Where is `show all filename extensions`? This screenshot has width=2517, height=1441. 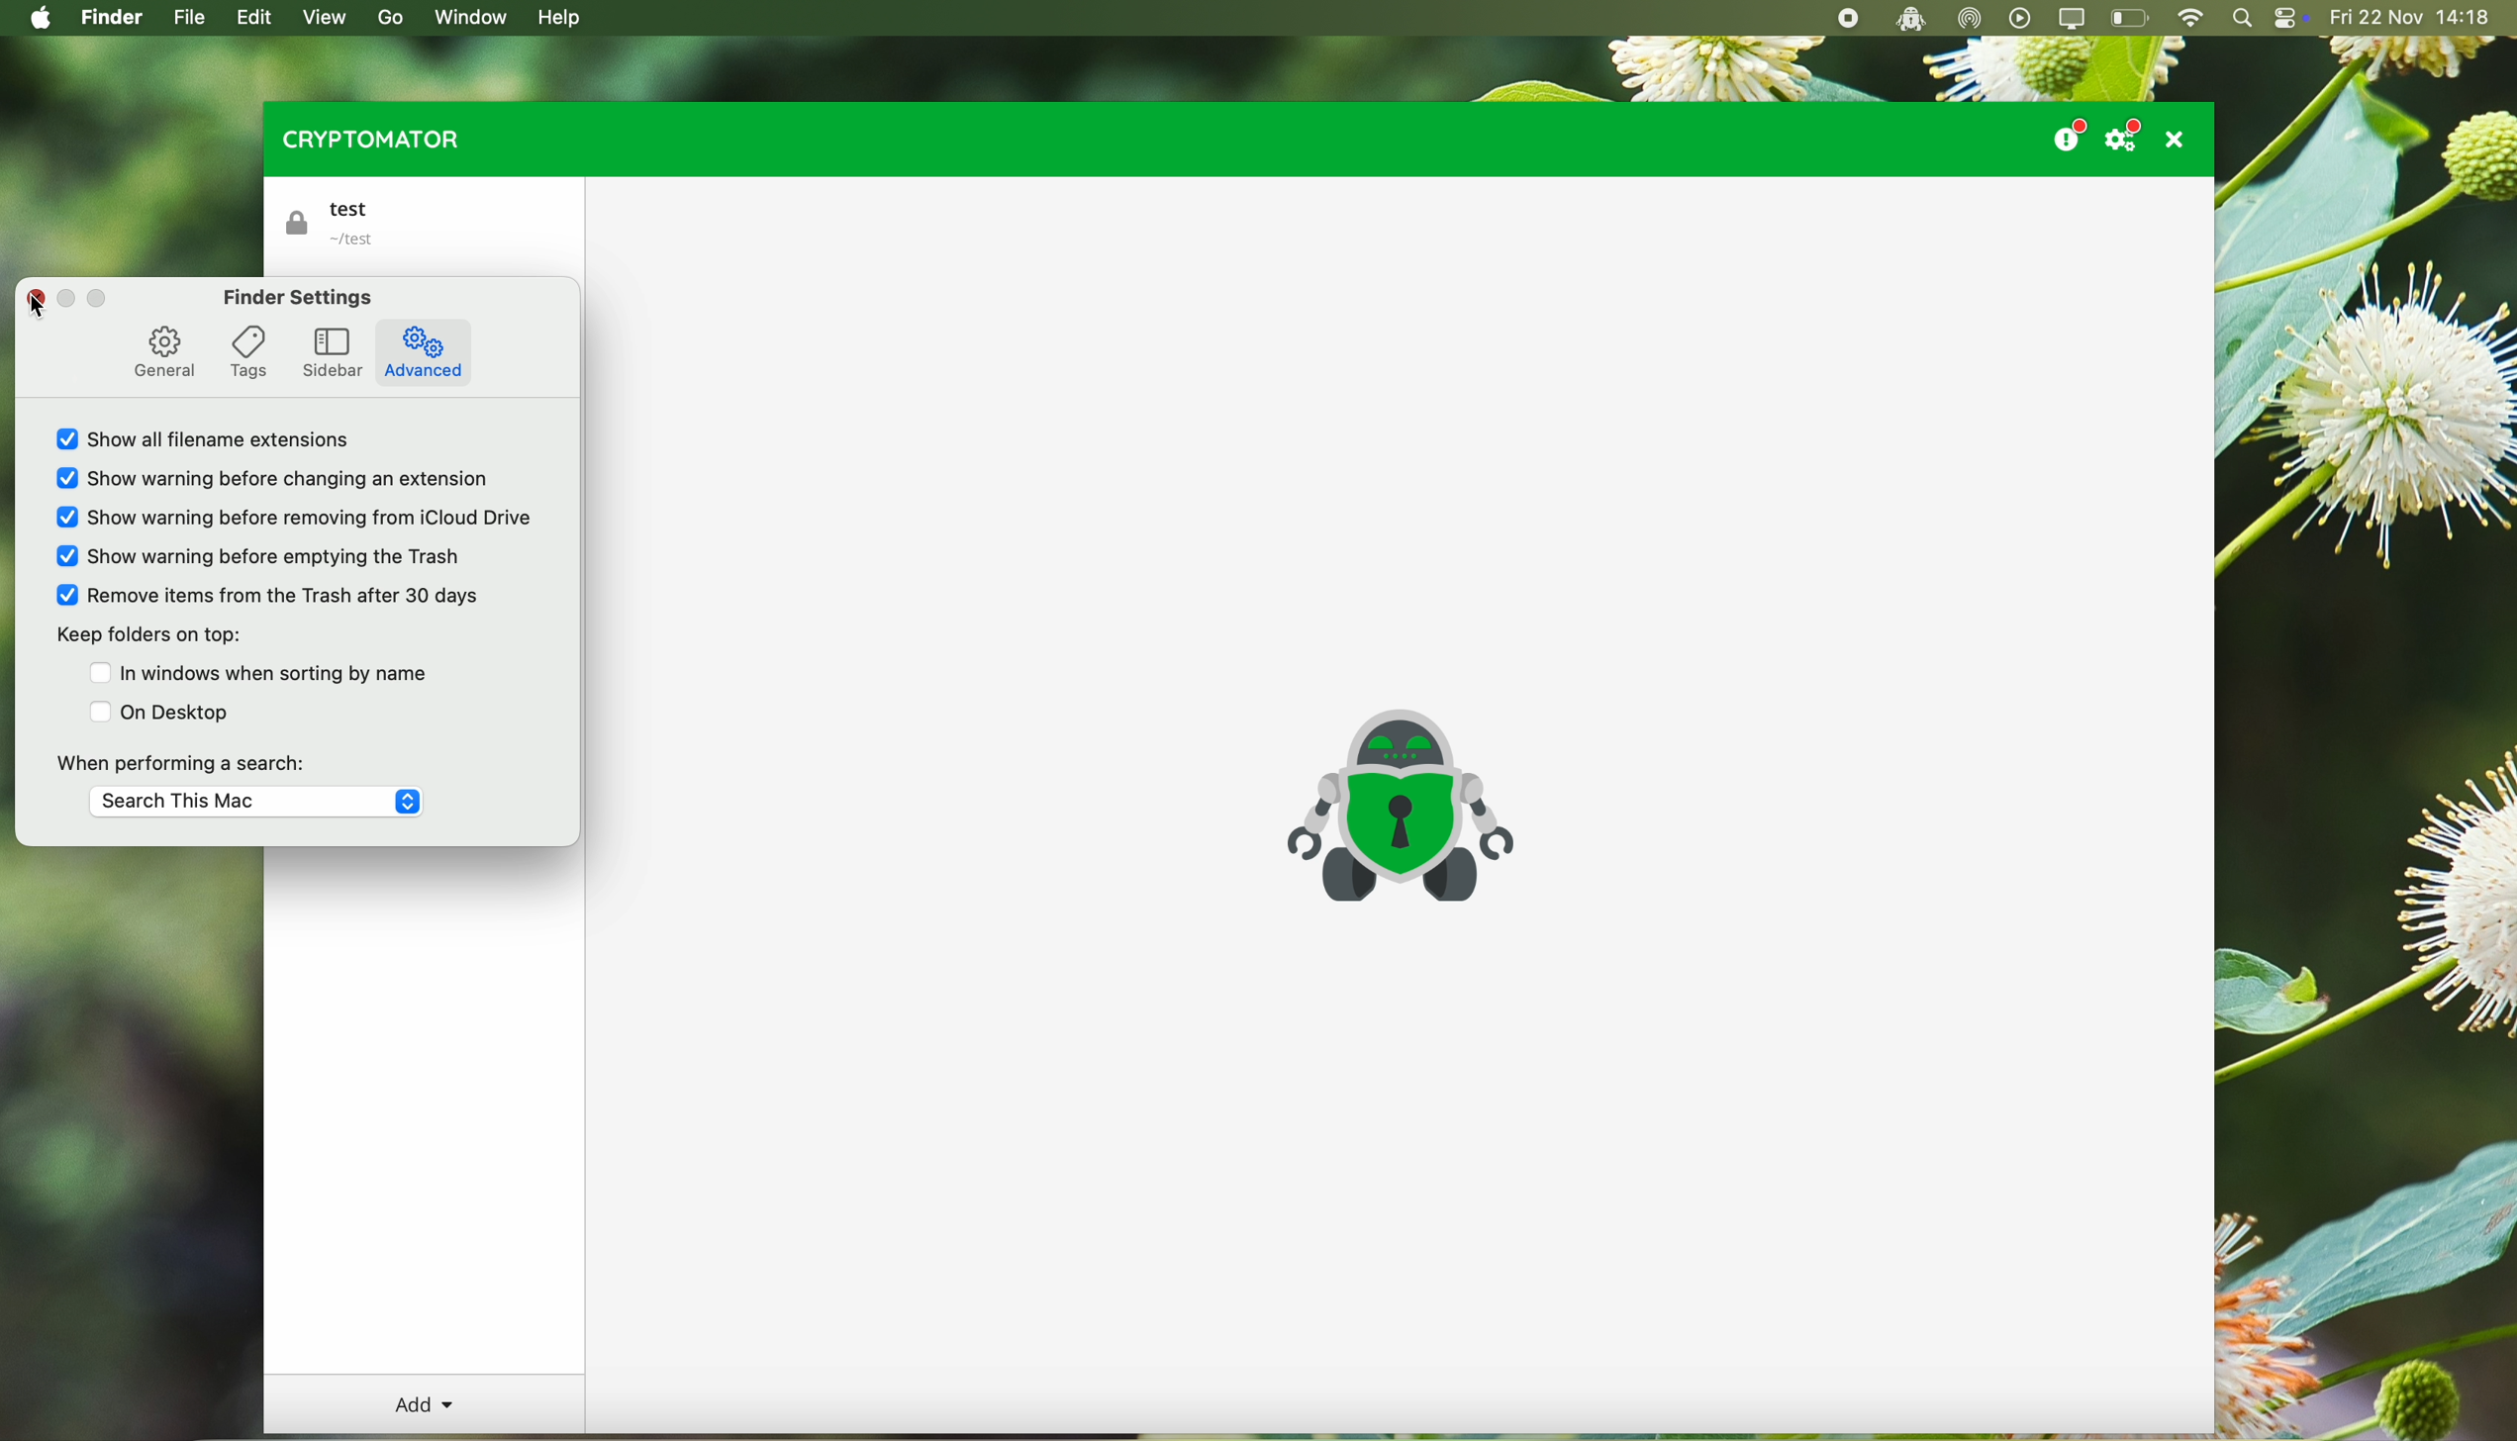 show all filename extensions is located at coordinates (217, 444).